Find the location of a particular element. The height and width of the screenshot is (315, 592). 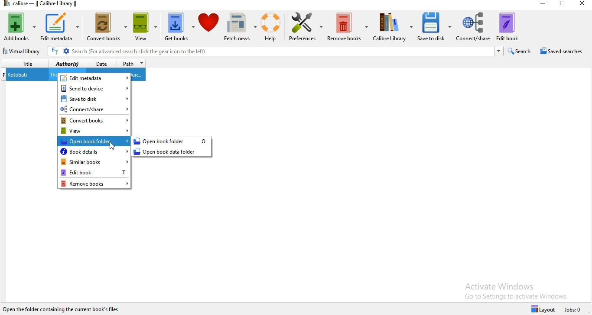

convert books is located at coordinates (94, 120).